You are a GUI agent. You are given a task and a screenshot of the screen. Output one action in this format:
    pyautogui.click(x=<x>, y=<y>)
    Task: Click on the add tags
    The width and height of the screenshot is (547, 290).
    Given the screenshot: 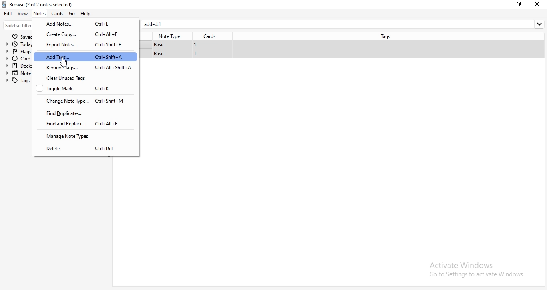 What is the action you would take?
    pyautogui.click(x=83, y=57)
    